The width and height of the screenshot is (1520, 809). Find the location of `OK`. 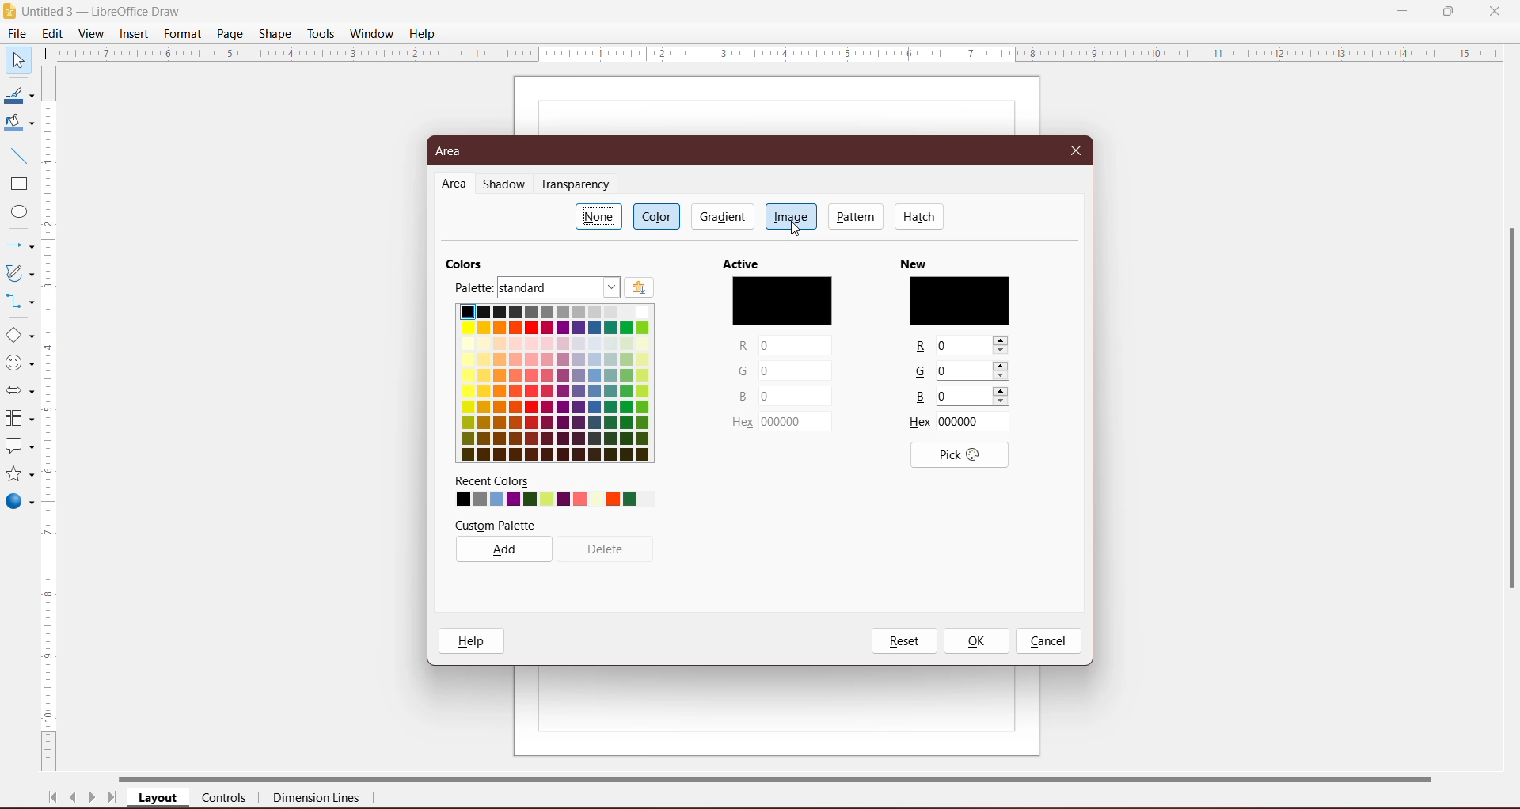

OK is located at coordinates (975, 641).